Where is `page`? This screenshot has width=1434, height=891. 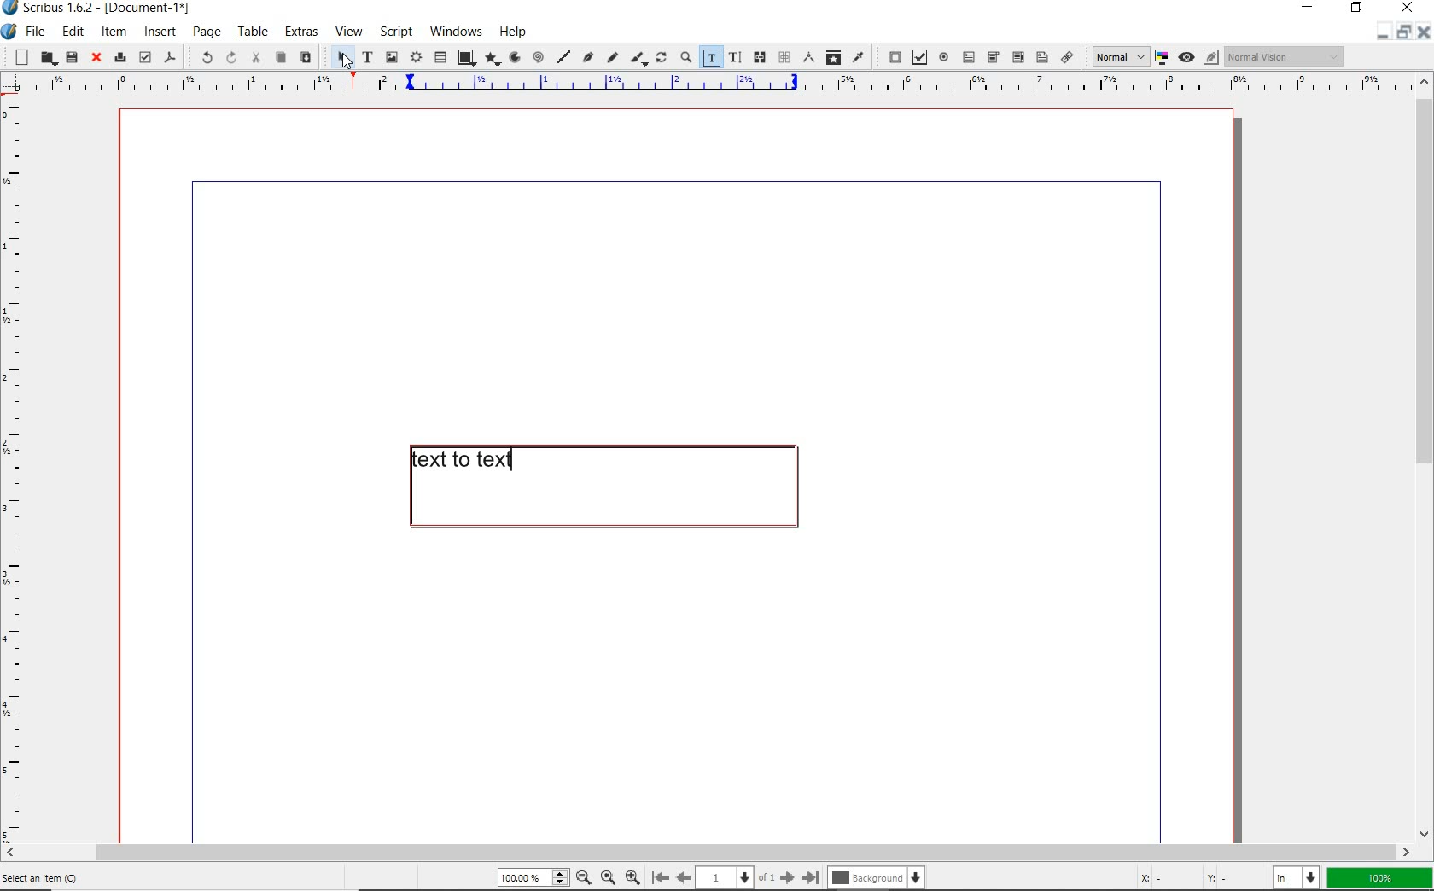
page is located at coordinates (206, 33).